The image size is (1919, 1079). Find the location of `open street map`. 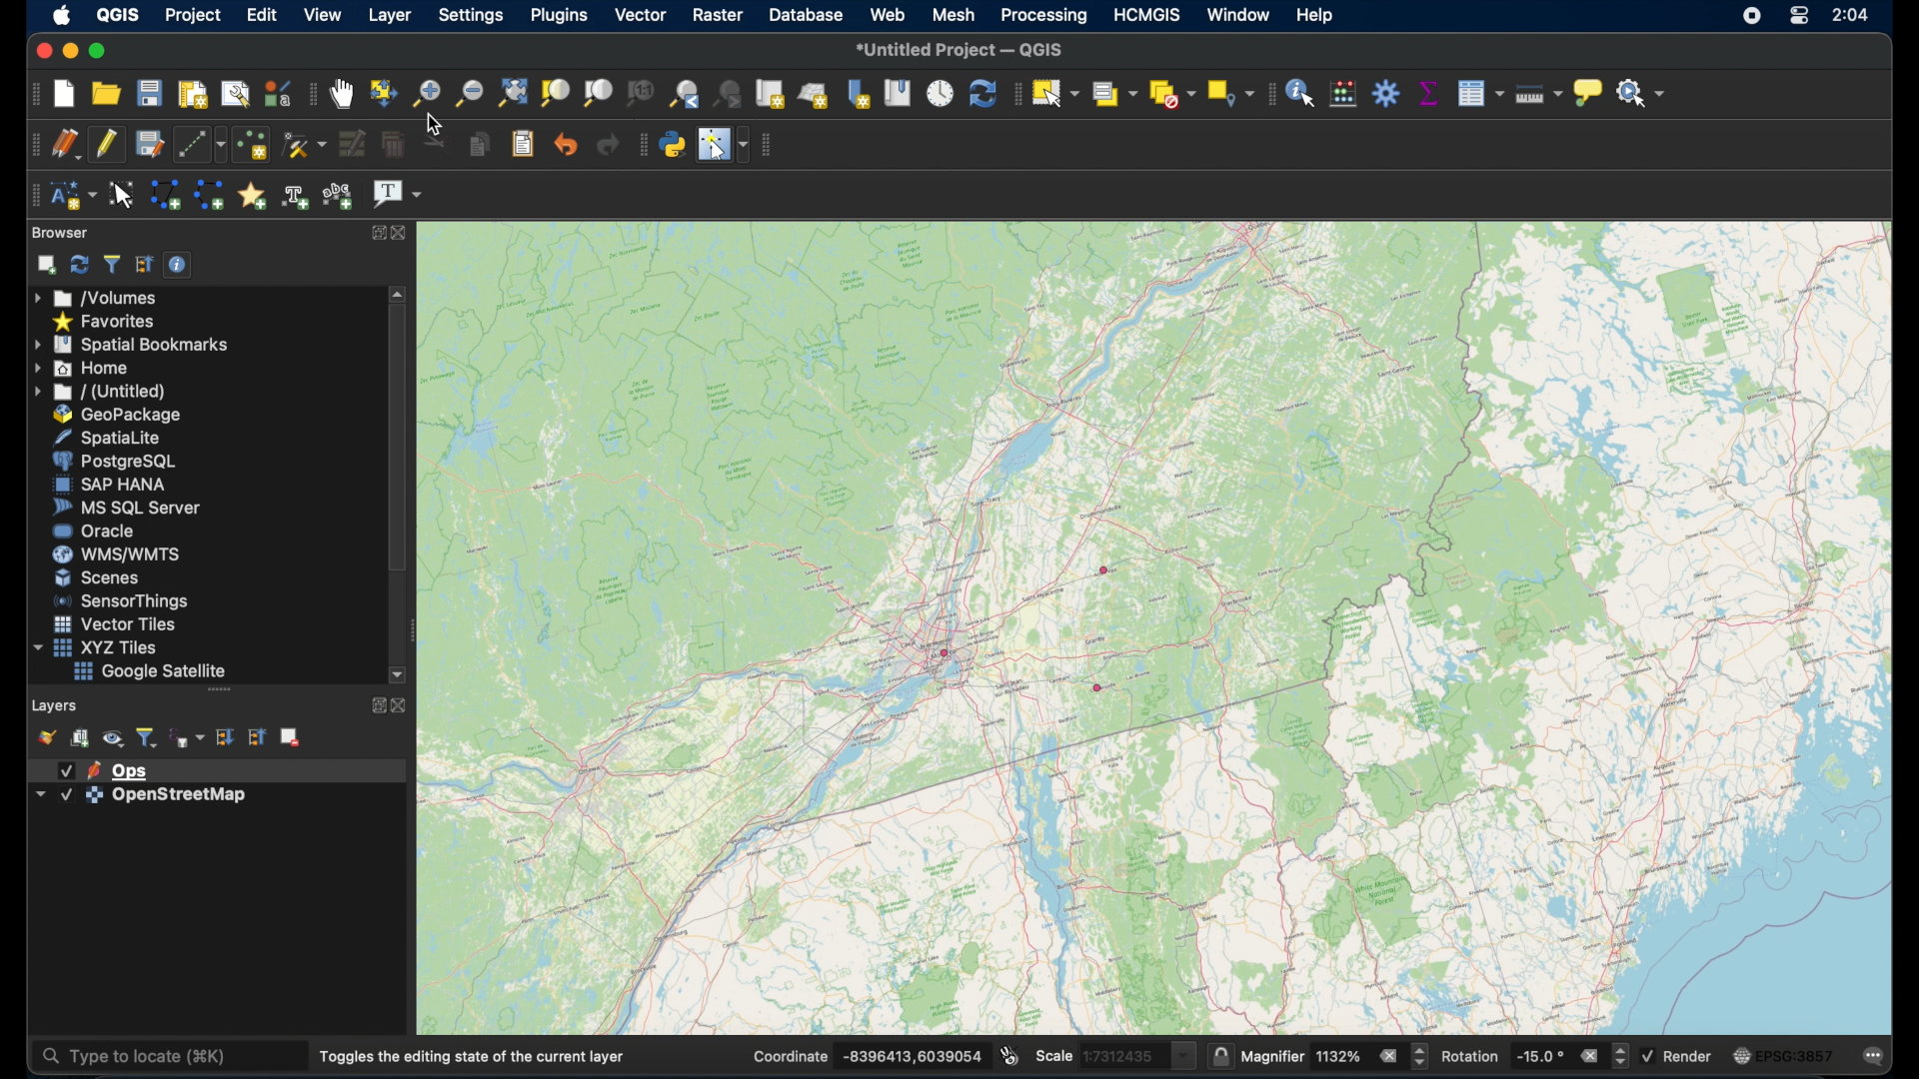

open street map is located at coordinates (994, 596).